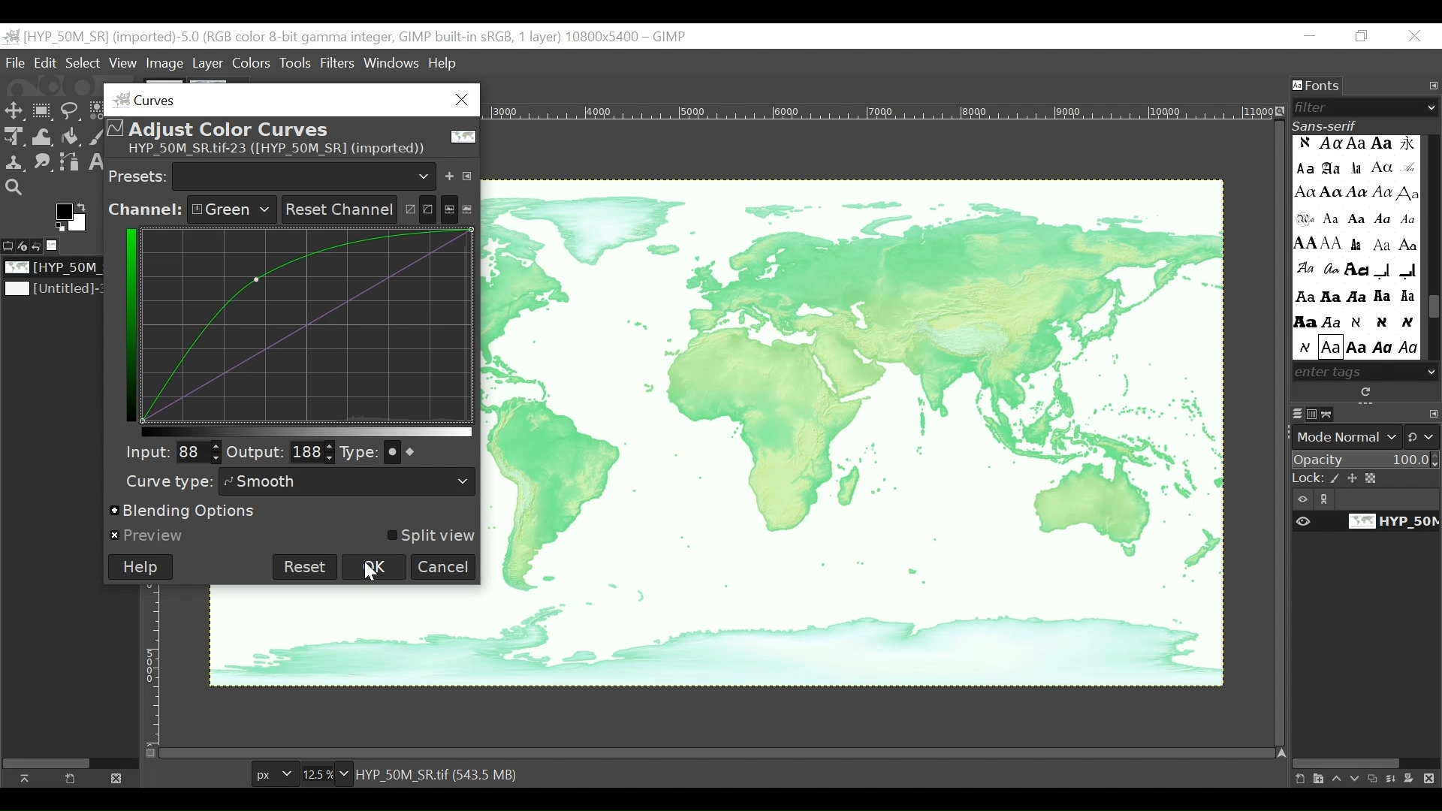 This screenshot has width=1442, height=811. Describe the element at coordinates (307, 432) in the screenshot. I see `Horizontal Gradient bar` at that location.